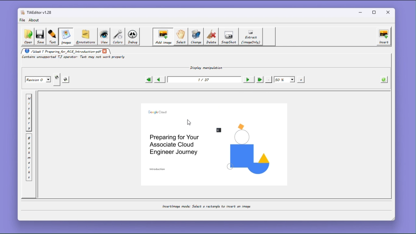  Describe the element at coordinates (384, 79) in the screenshot. I see `The information About the PDF opened` at that location.